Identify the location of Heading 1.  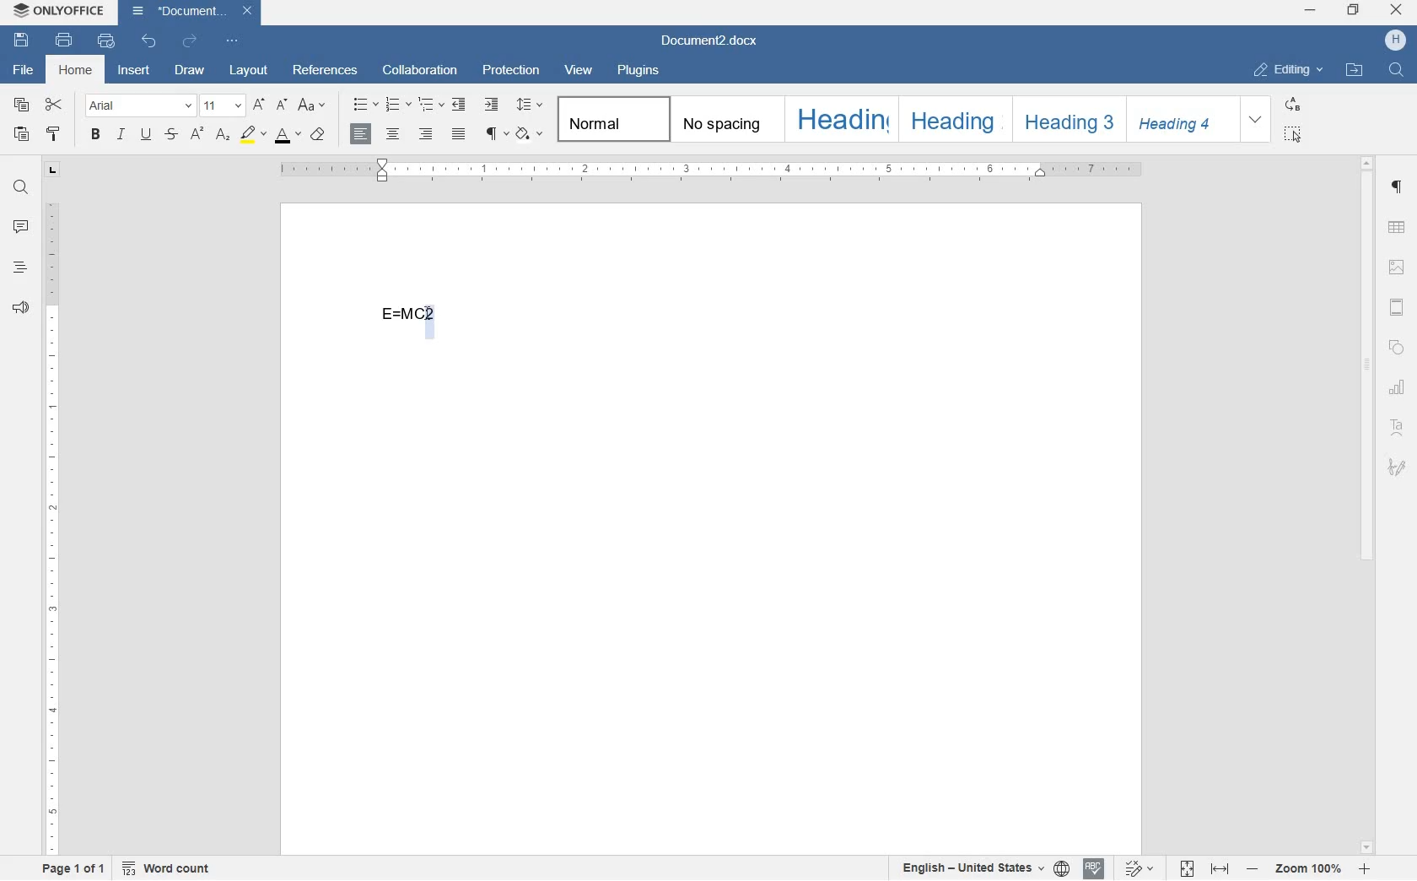
(839, 118).